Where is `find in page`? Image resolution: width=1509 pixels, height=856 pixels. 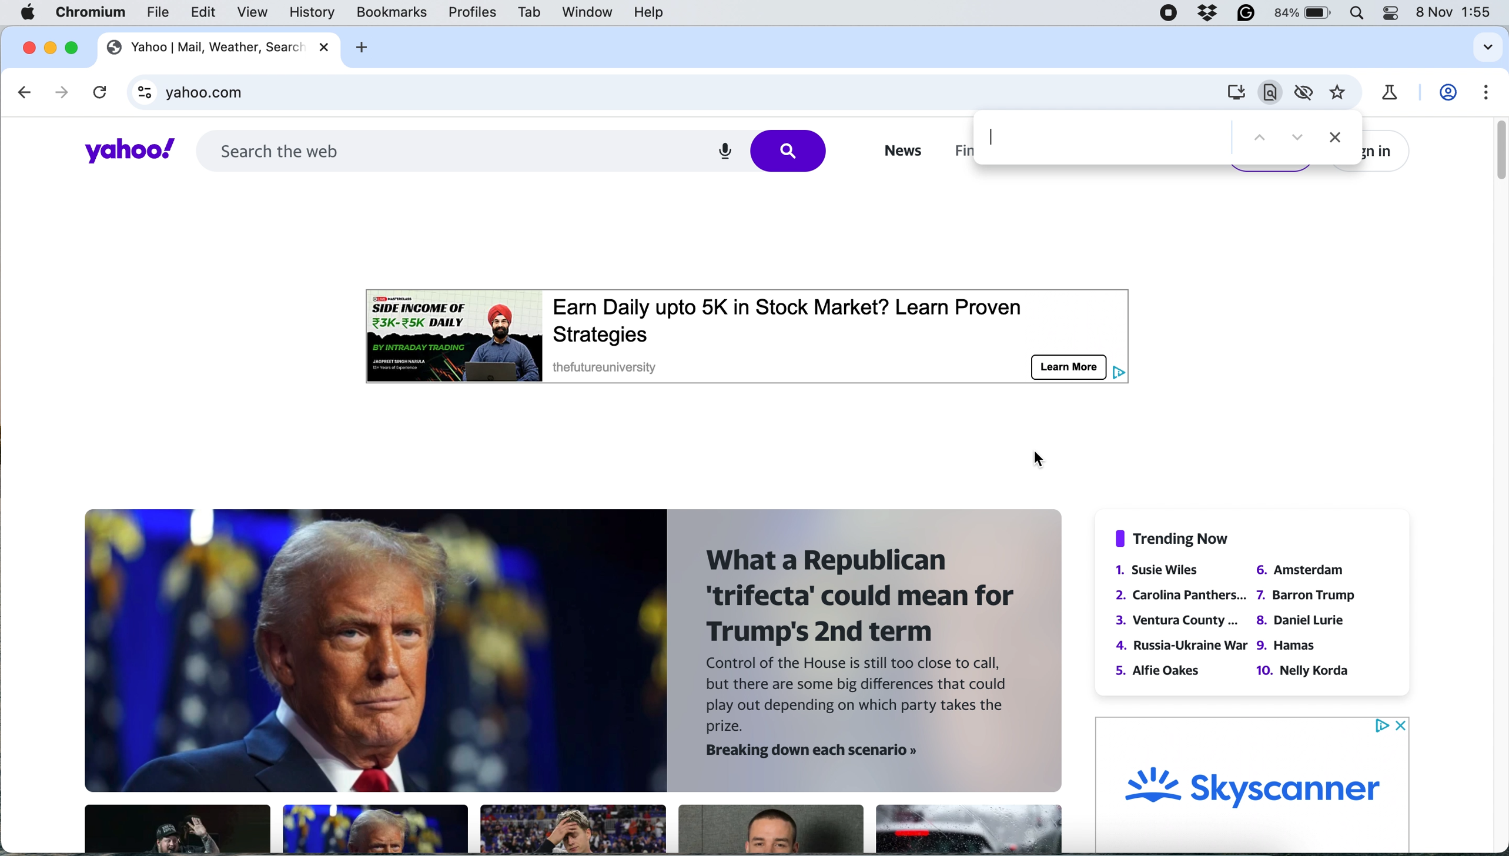 find in page is located at coordinates (1101, 140).